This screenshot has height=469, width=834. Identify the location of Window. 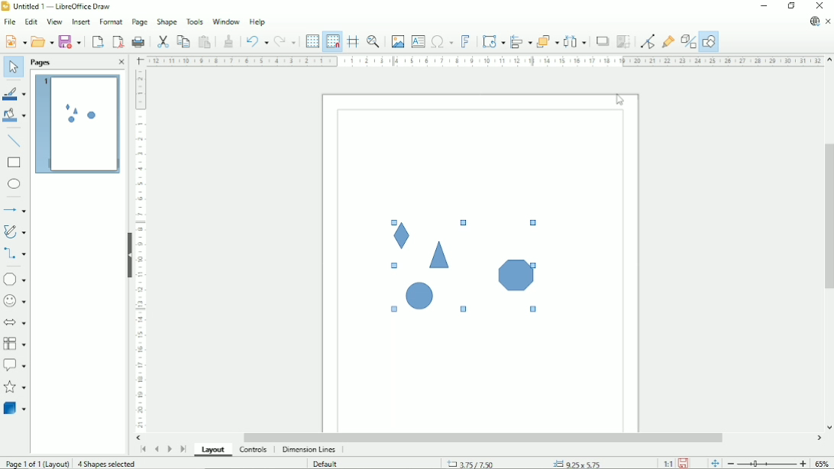
(226, 21).